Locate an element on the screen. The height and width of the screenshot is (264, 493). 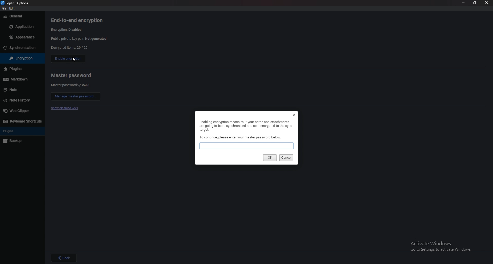
show disabled keys is located at coordinates (64, 109).